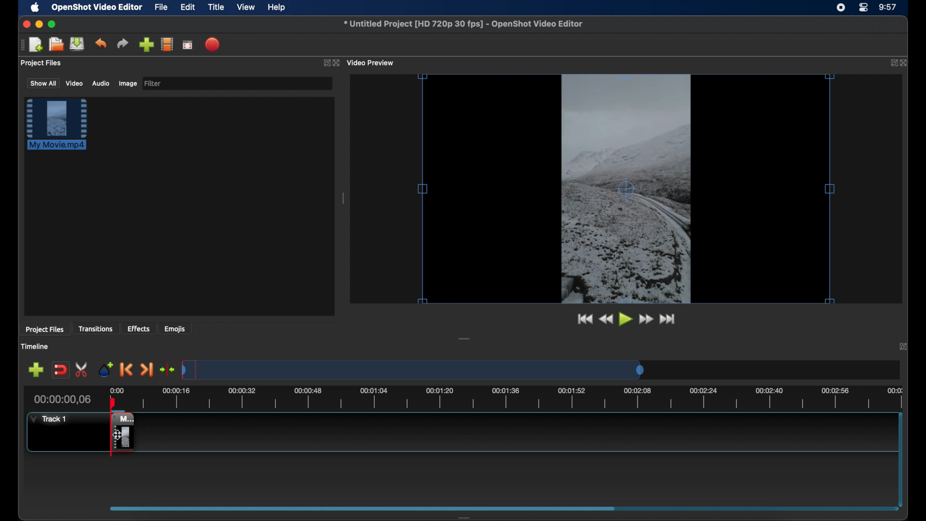  I want to click on effects, so click(139, 329).